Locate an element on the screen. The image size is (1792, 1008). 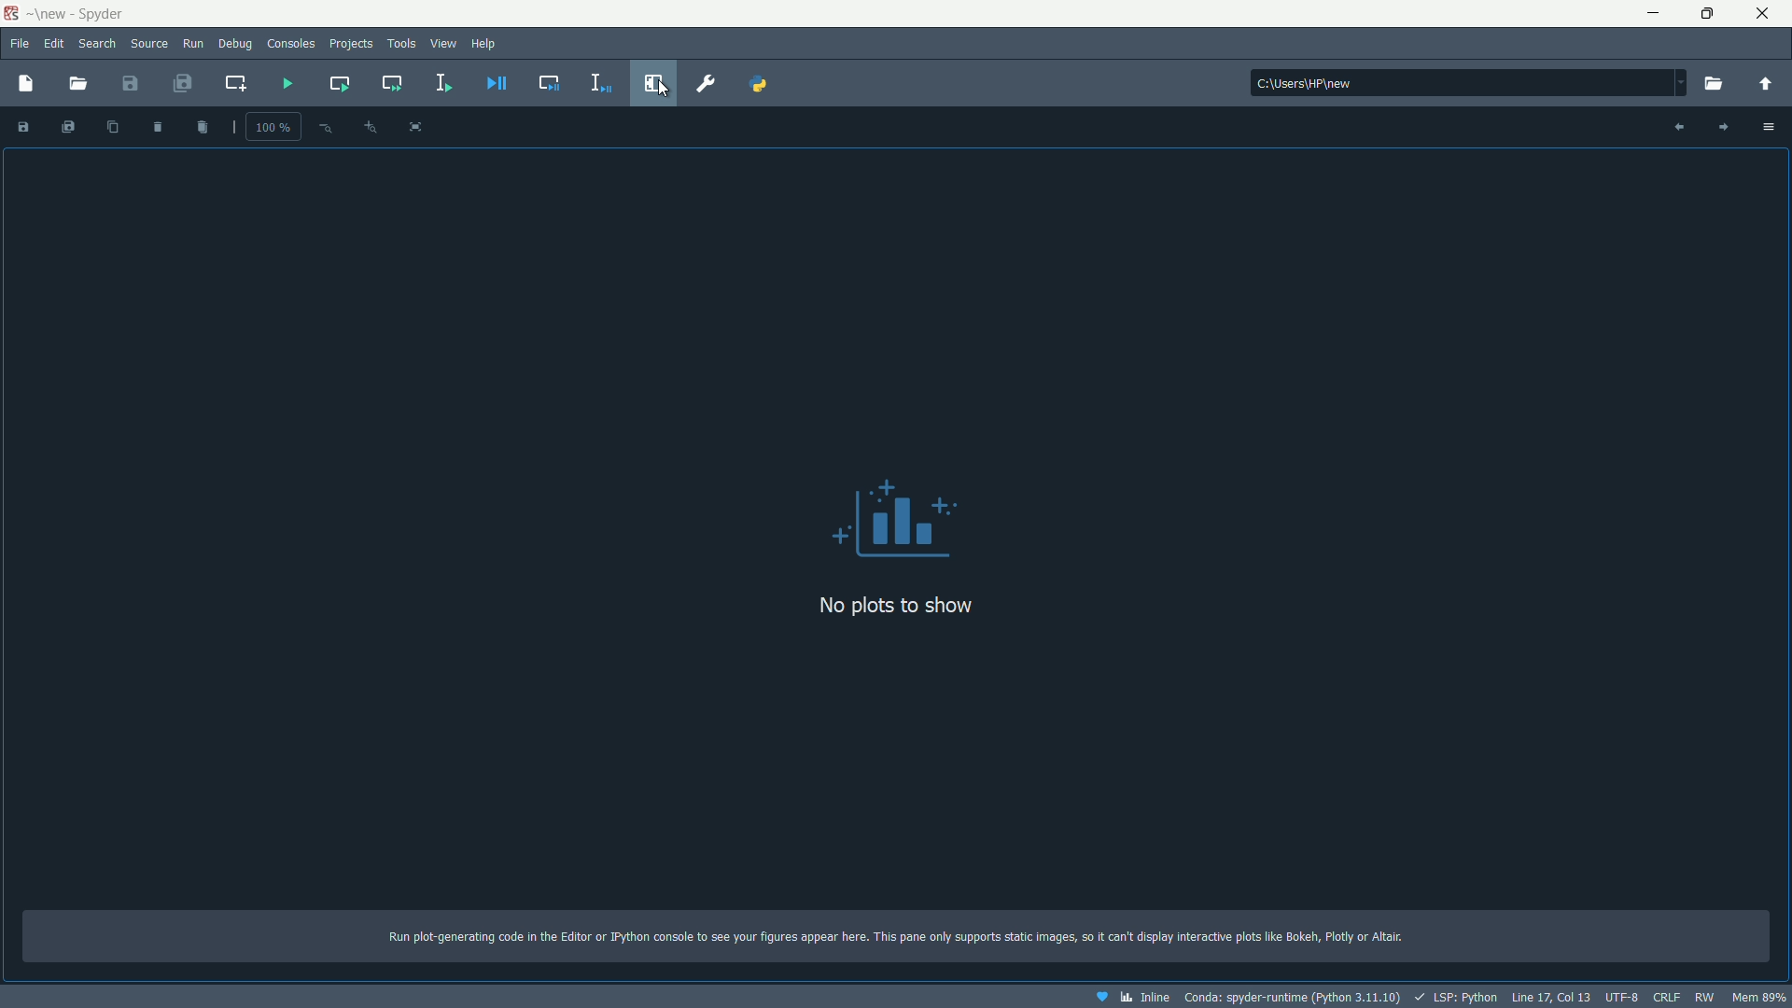
projects is located at coordinates (352, 44).